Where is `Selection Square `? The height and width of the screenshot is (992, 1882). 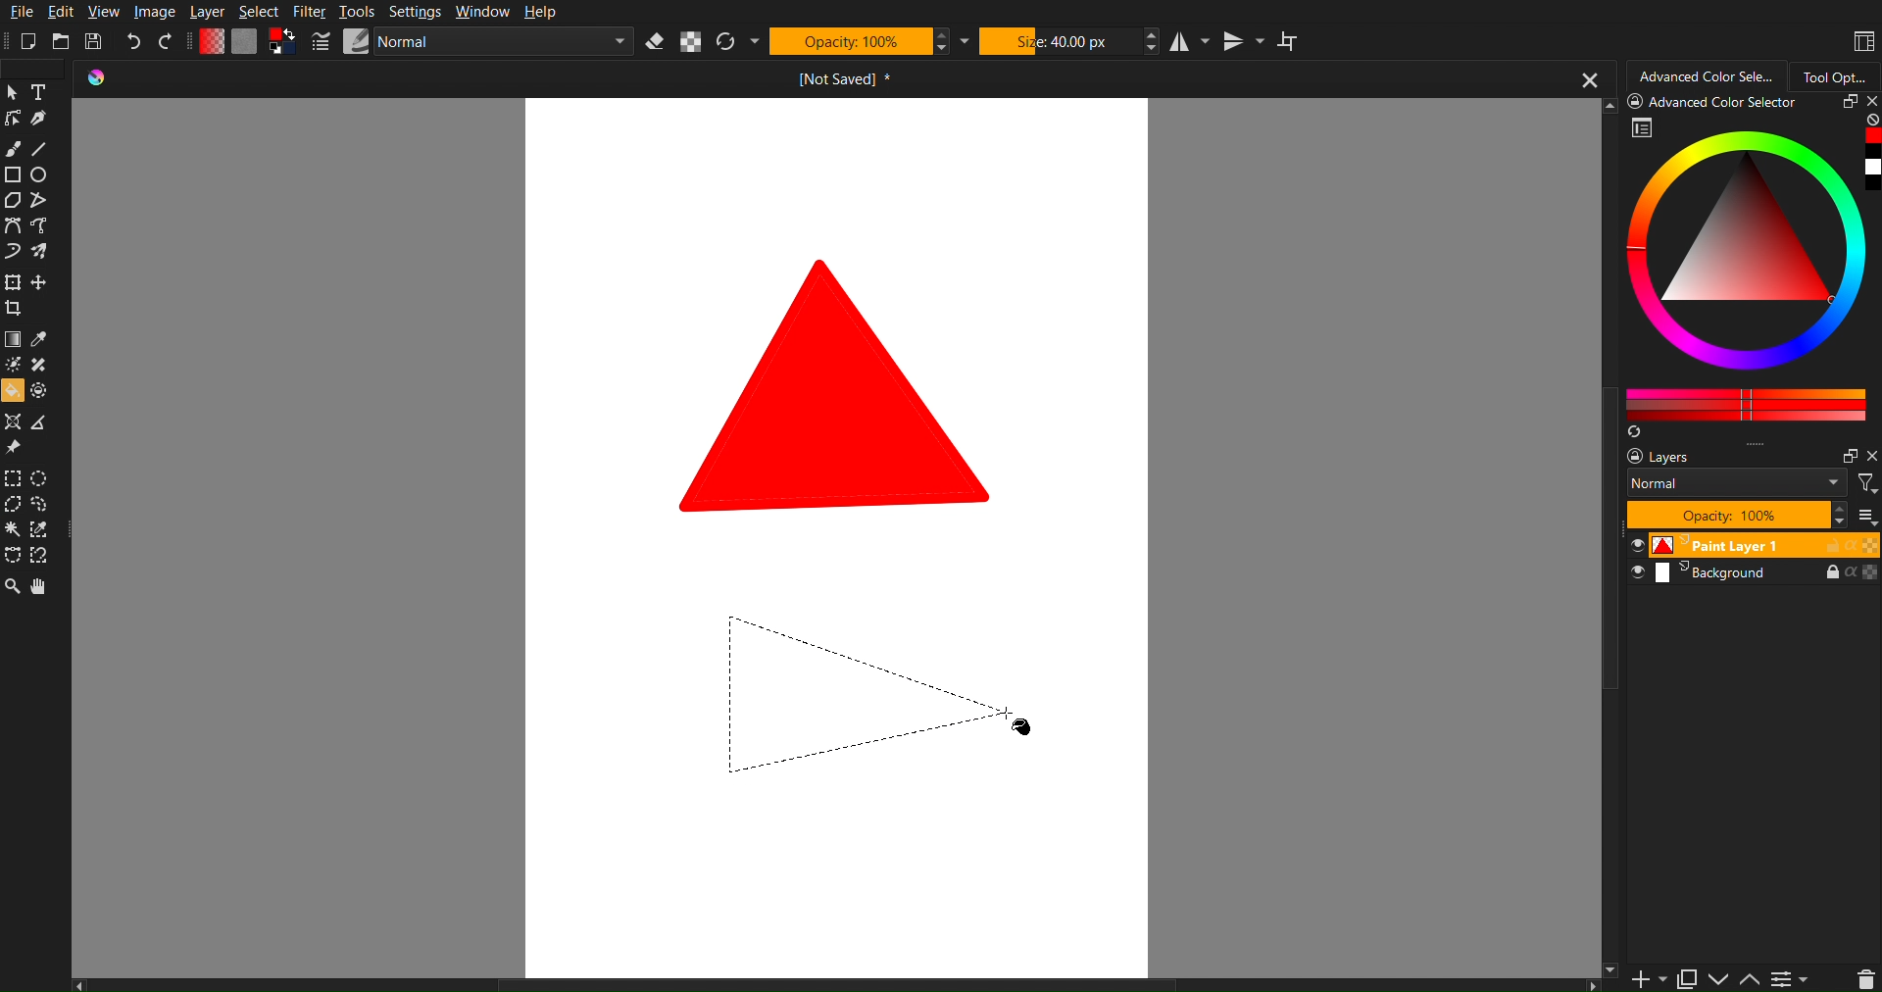
Selection Square  is located at coordinates (42, 476).